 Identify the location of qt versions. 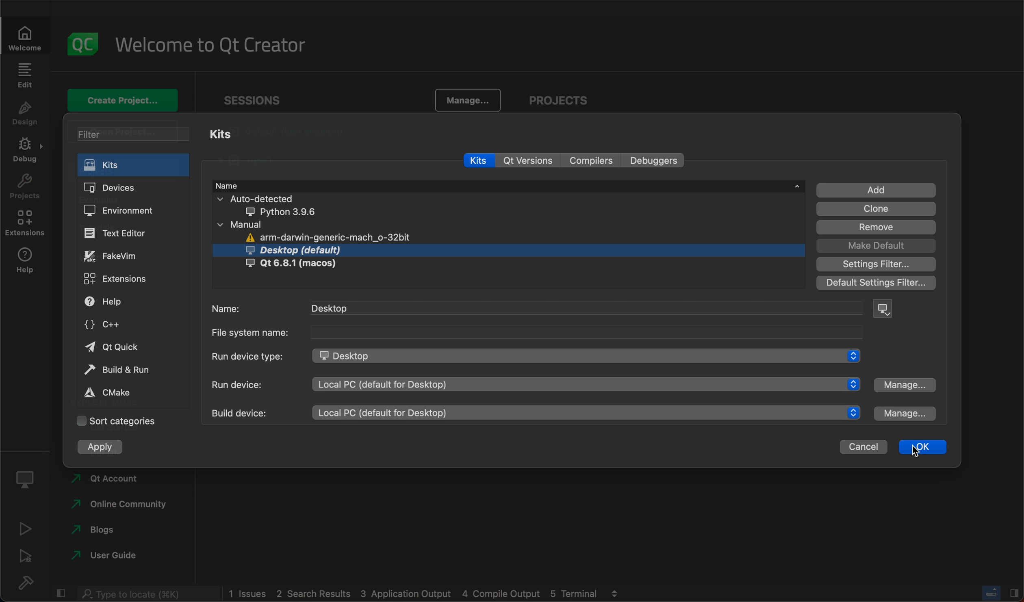
(530, 161).